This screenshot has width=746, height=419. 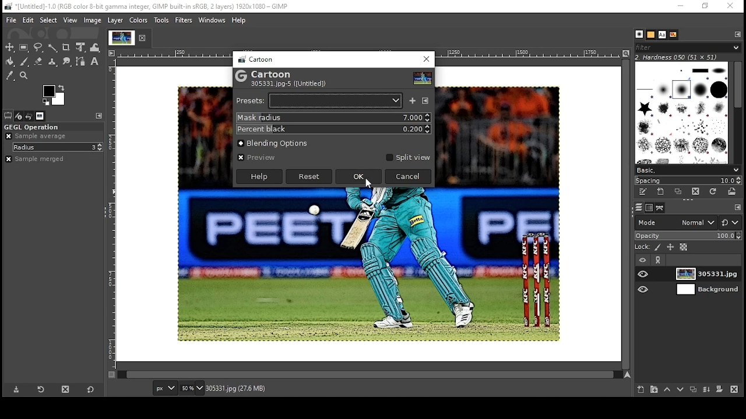 What do you see at coordinates (685, 57) in the screenshot?
I see `hardness 050` at bounding box center [685, 57].